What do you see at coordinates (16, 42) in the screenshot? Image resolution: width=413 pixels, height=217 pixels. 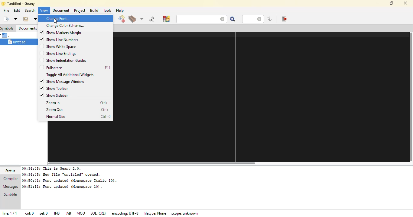 I see `untitled` at bounding box center [16, 42].